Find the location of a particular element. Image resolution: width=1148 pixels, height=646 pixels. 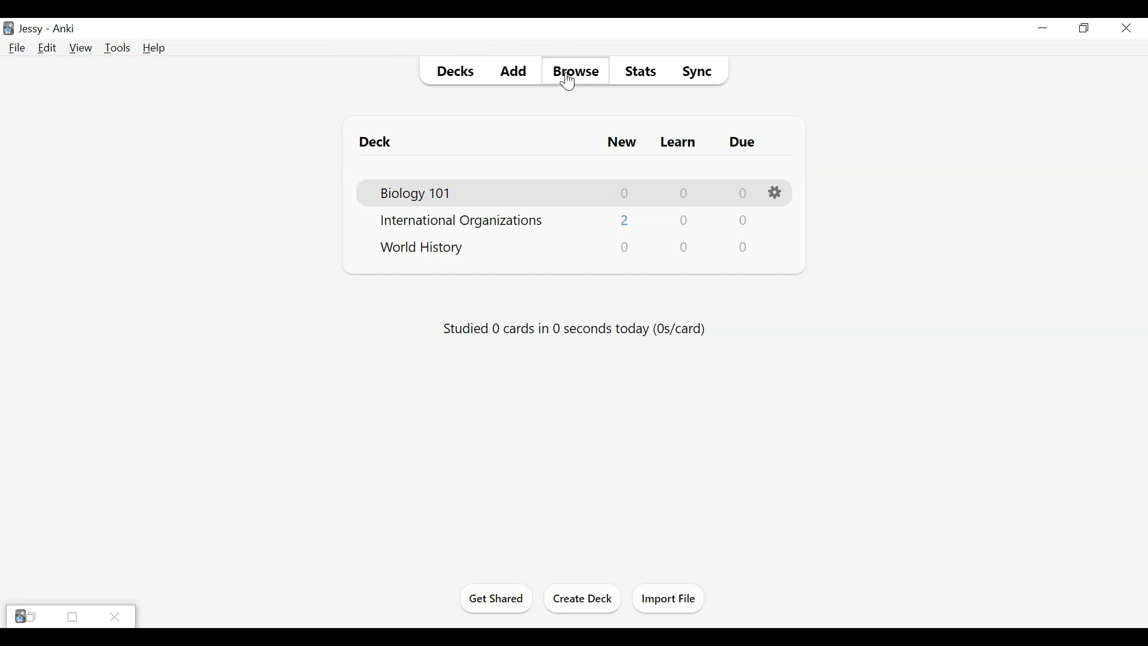

Learn Card Count is located at coordinates (683, 194).